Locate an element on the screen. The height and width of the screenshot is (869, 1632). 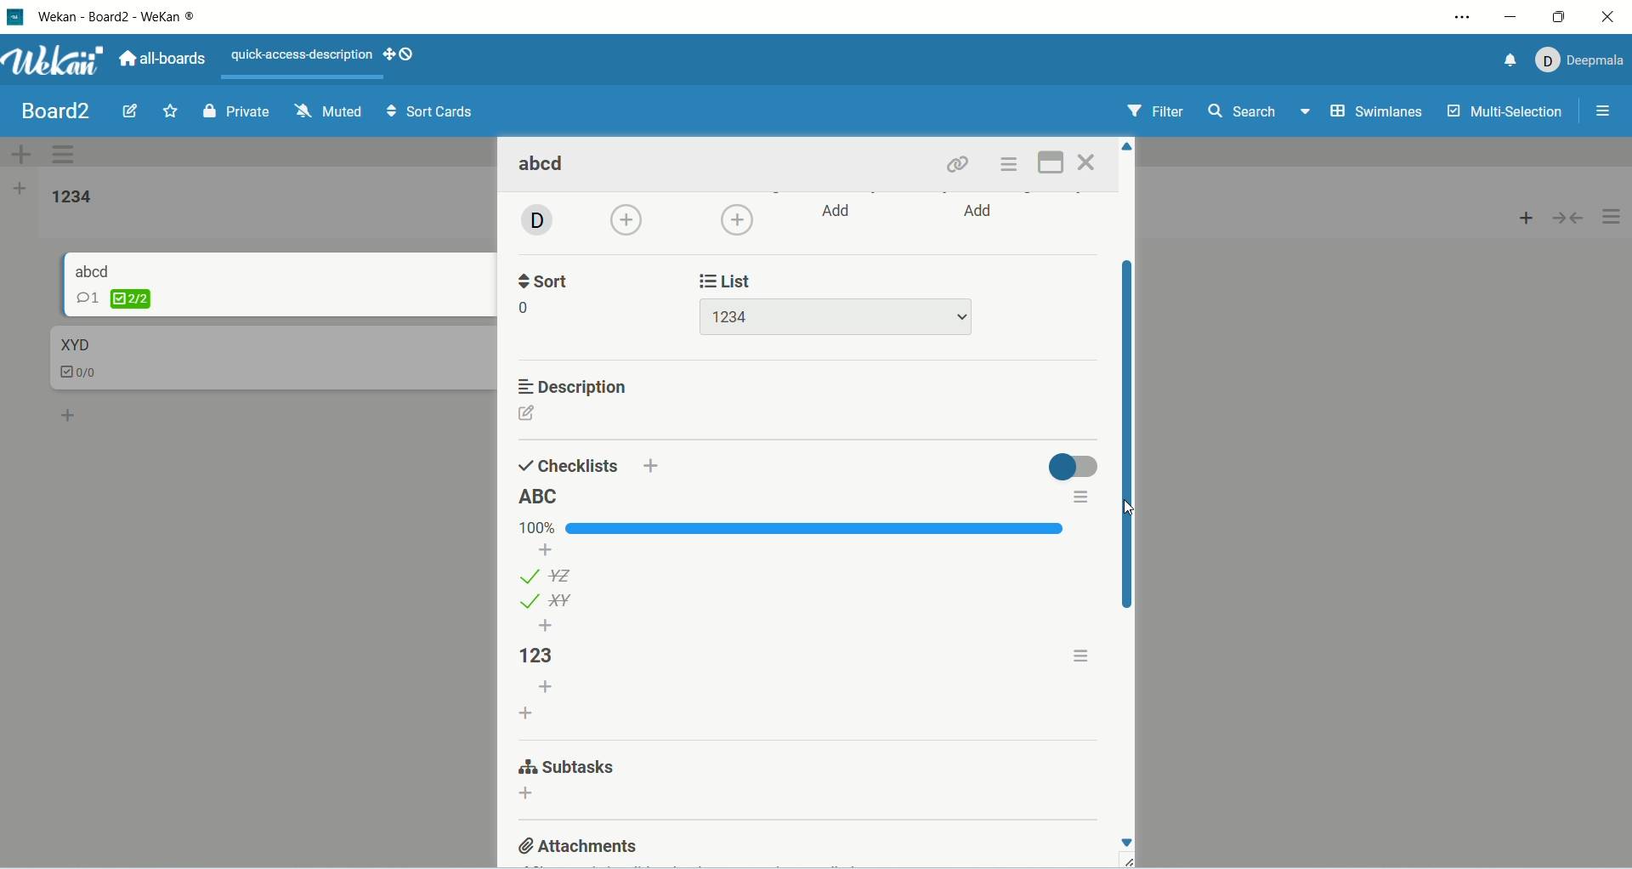
add is located at coordinates (737, 219).